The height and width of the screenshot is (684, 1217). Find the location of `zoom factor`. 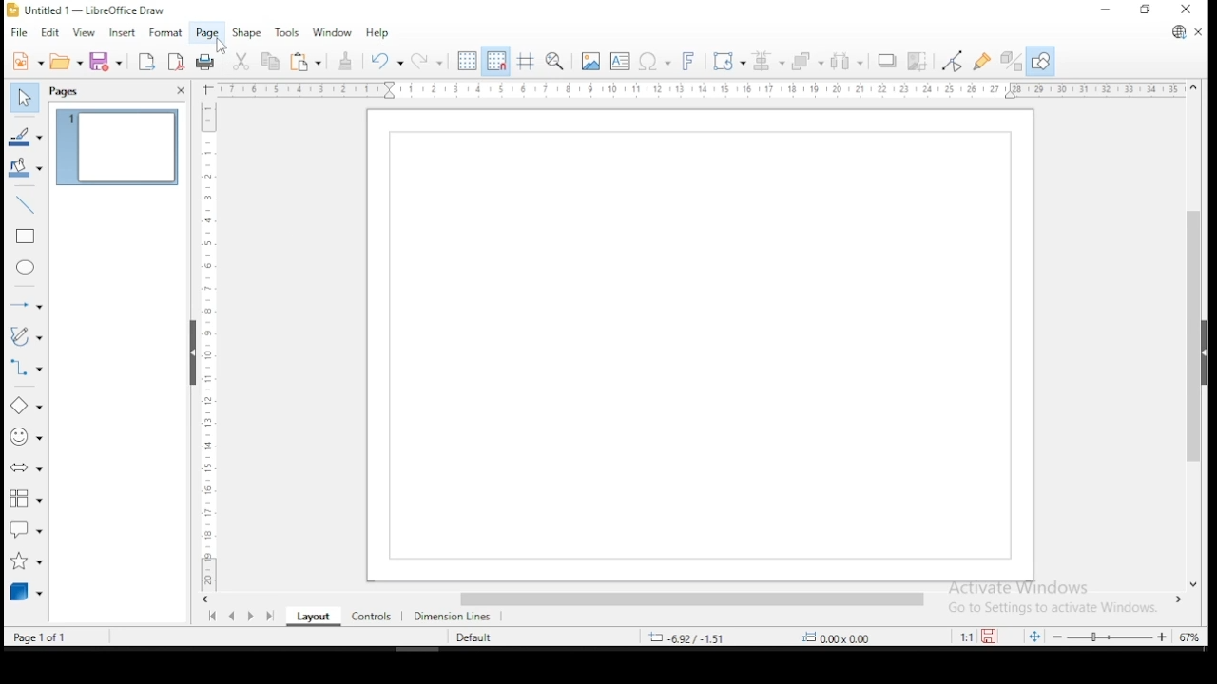

zoom factor is located at coordinates (1190, 636).